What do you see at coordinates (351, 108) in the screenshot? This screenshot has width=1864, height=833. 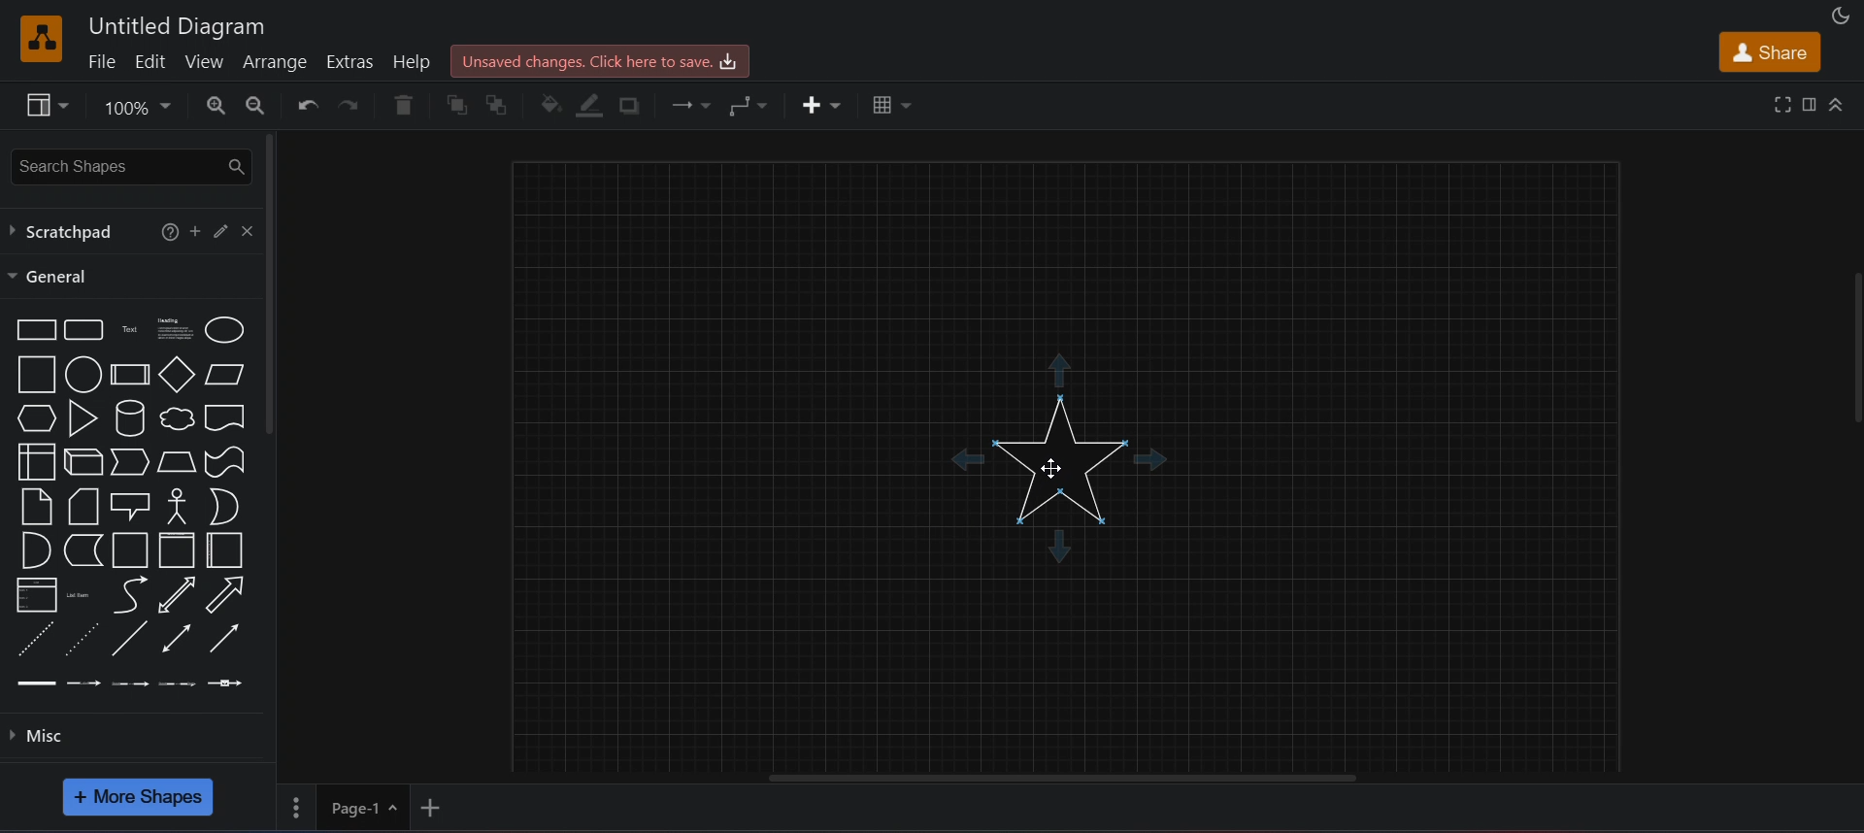 I see `redo` at bounding box center [351, 108].